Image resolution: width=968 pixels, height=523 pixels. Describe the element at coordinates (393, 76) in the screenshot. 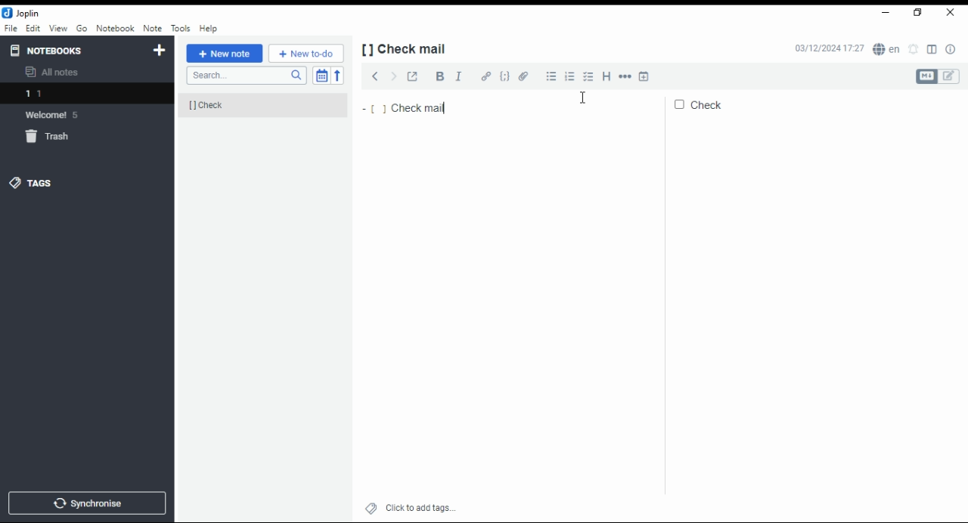

I see `next` at that location.